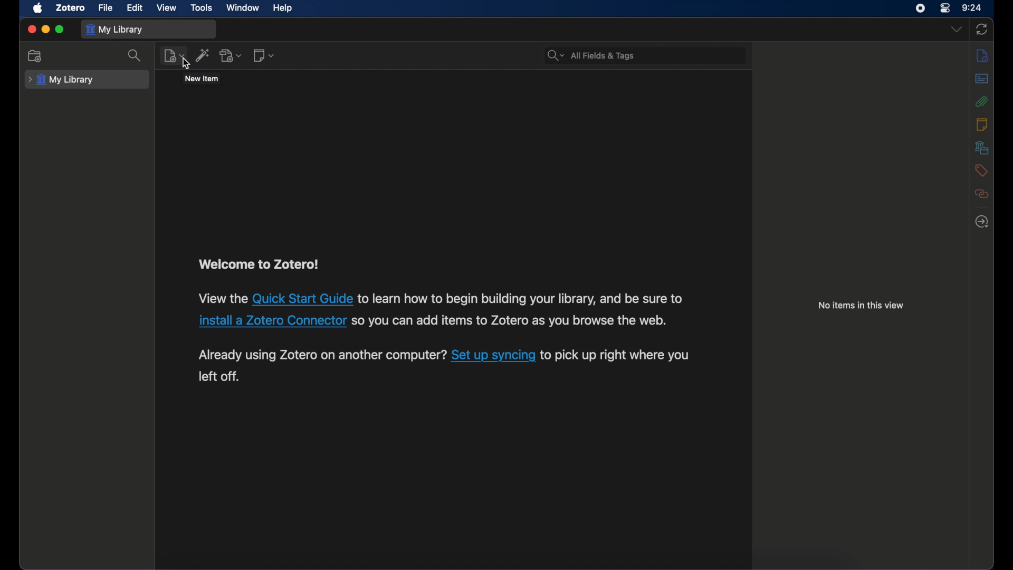 The height and width of the screenshot is (570, 1013). I want to click on view, so click(166, 8).